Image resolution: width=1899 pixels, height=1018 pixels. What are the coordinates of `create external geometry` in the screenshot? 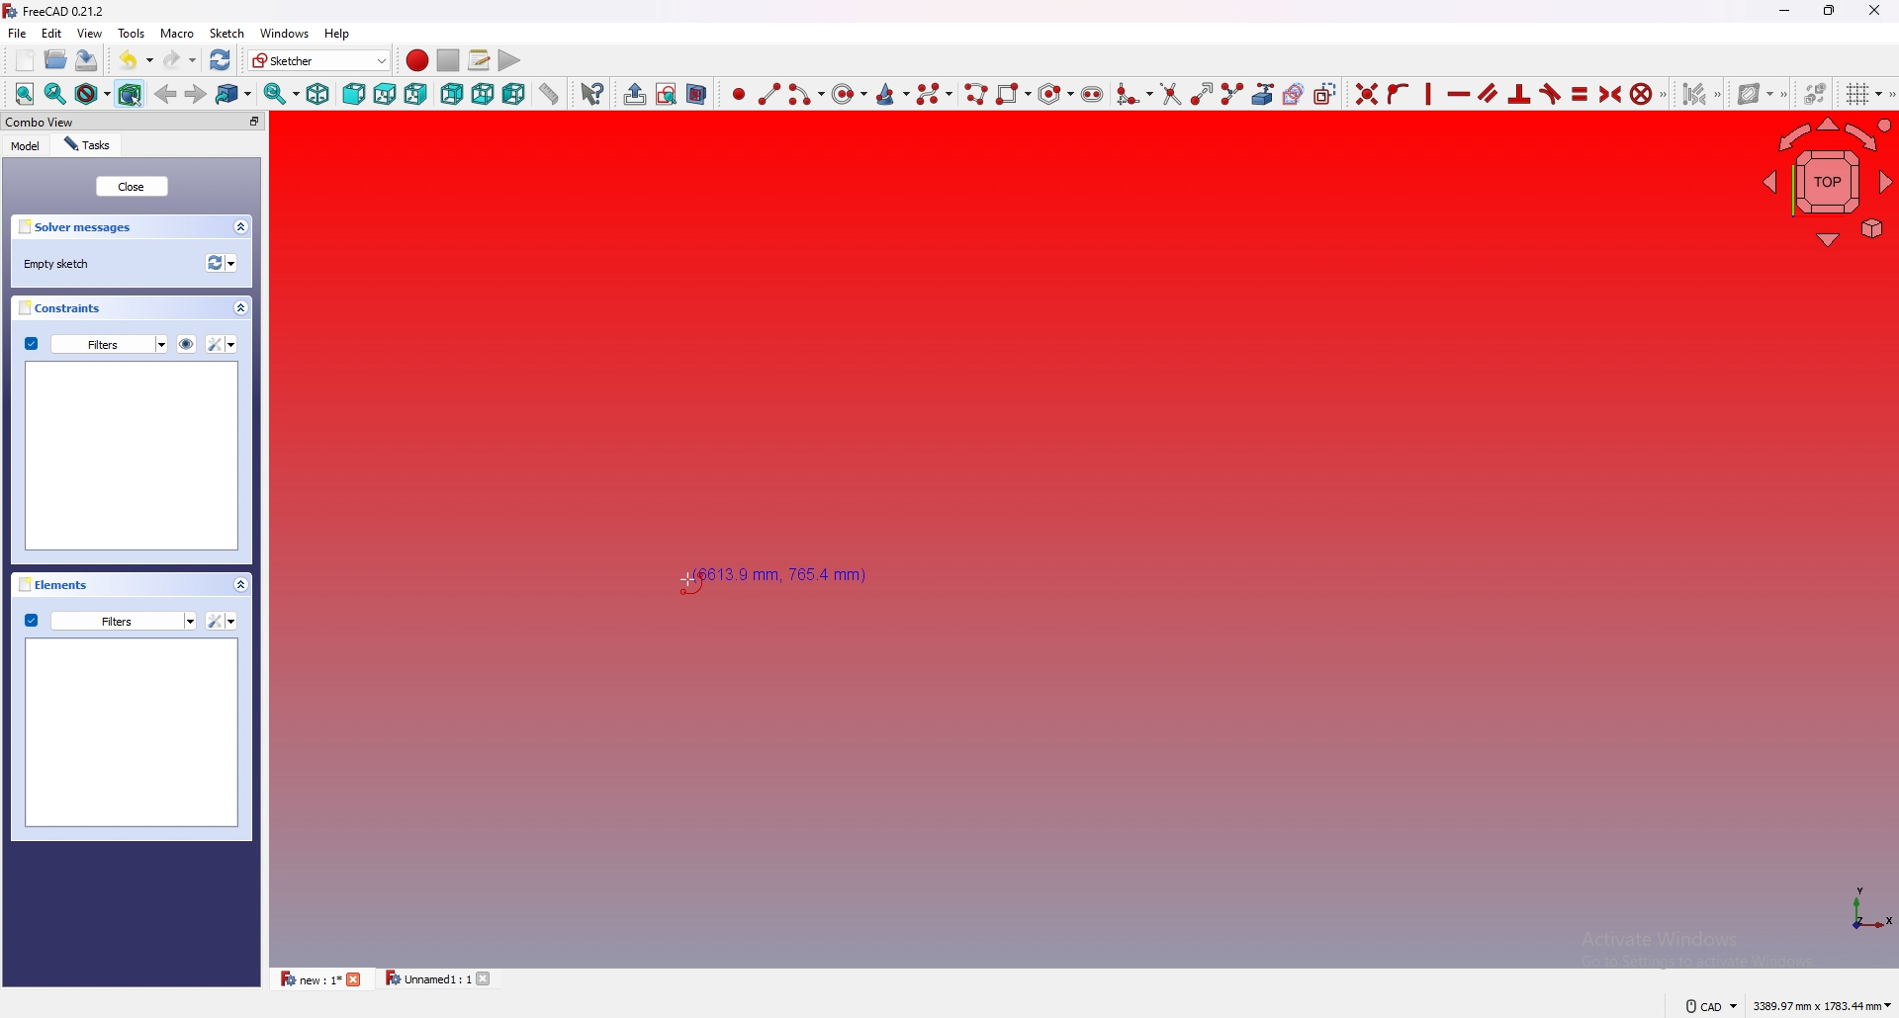 It's located at (1264, 95).